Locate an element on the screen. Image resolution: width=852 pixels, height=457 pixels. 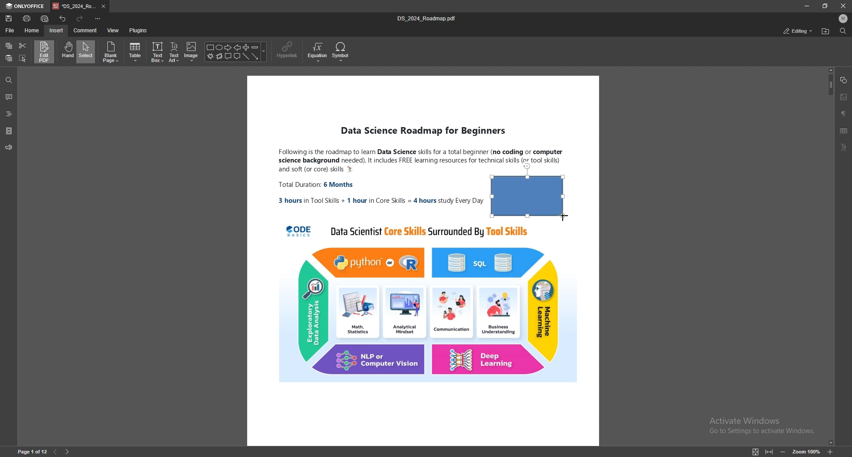
quick print is located at coordinates (47, 17).